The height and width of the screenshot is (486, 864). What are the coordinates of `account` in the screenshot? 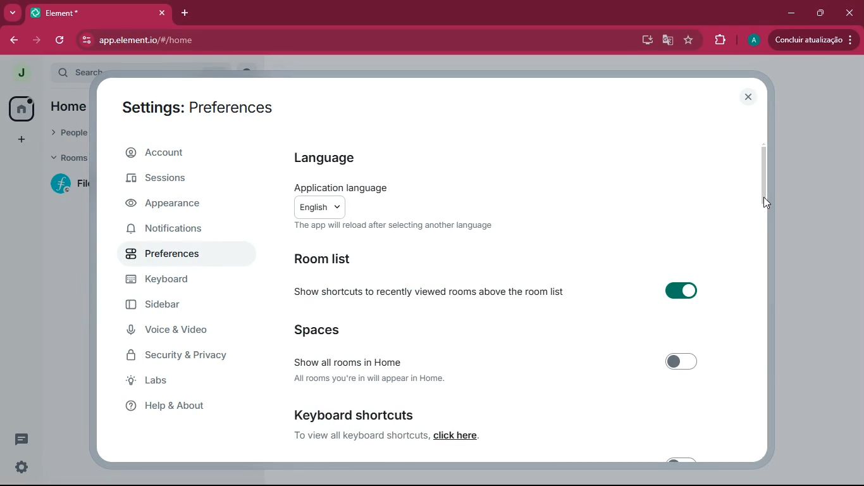 It's located at (180, 154).